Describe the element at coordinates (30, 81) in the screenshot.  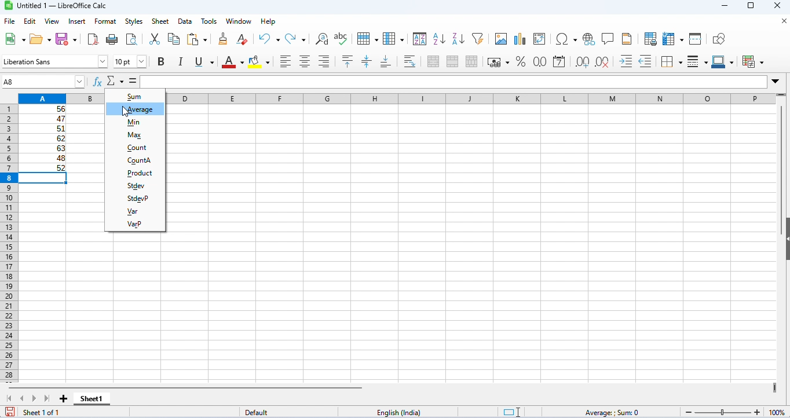
I see `selected cell number ` at that location.